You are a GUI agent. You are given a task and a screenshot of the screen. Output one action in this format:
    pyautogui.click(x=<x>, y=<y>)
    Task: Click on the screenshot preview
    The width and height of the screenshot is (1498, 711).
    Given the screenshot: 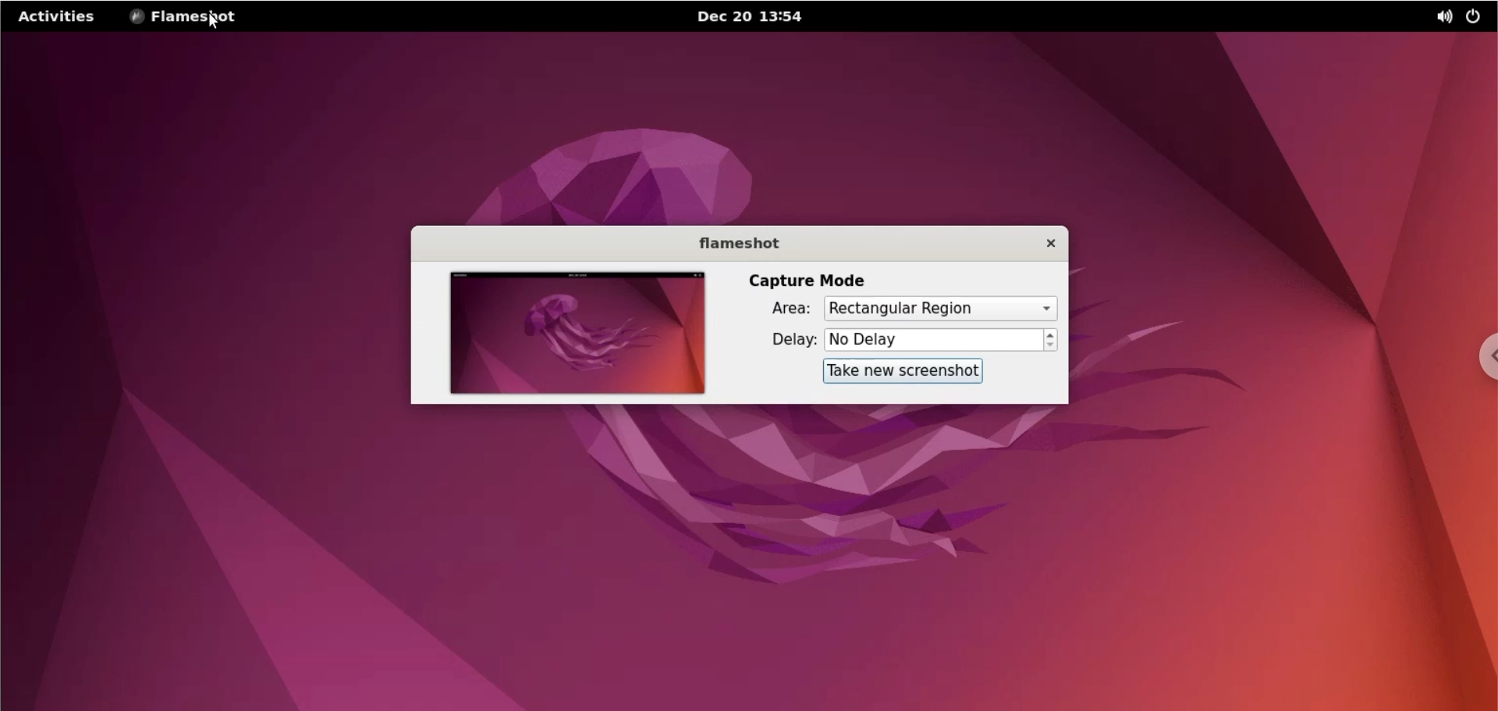 What is the action you would take?
    pyautogui.click(x=570, y=333)
    